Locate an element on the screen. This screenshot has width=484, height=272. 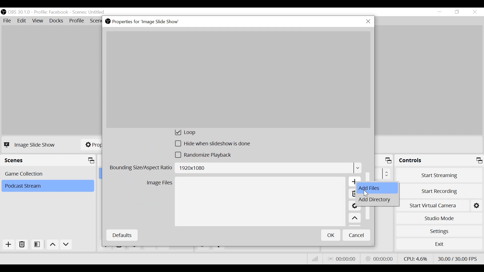
Image File Field is located at coordinates (260, 202).